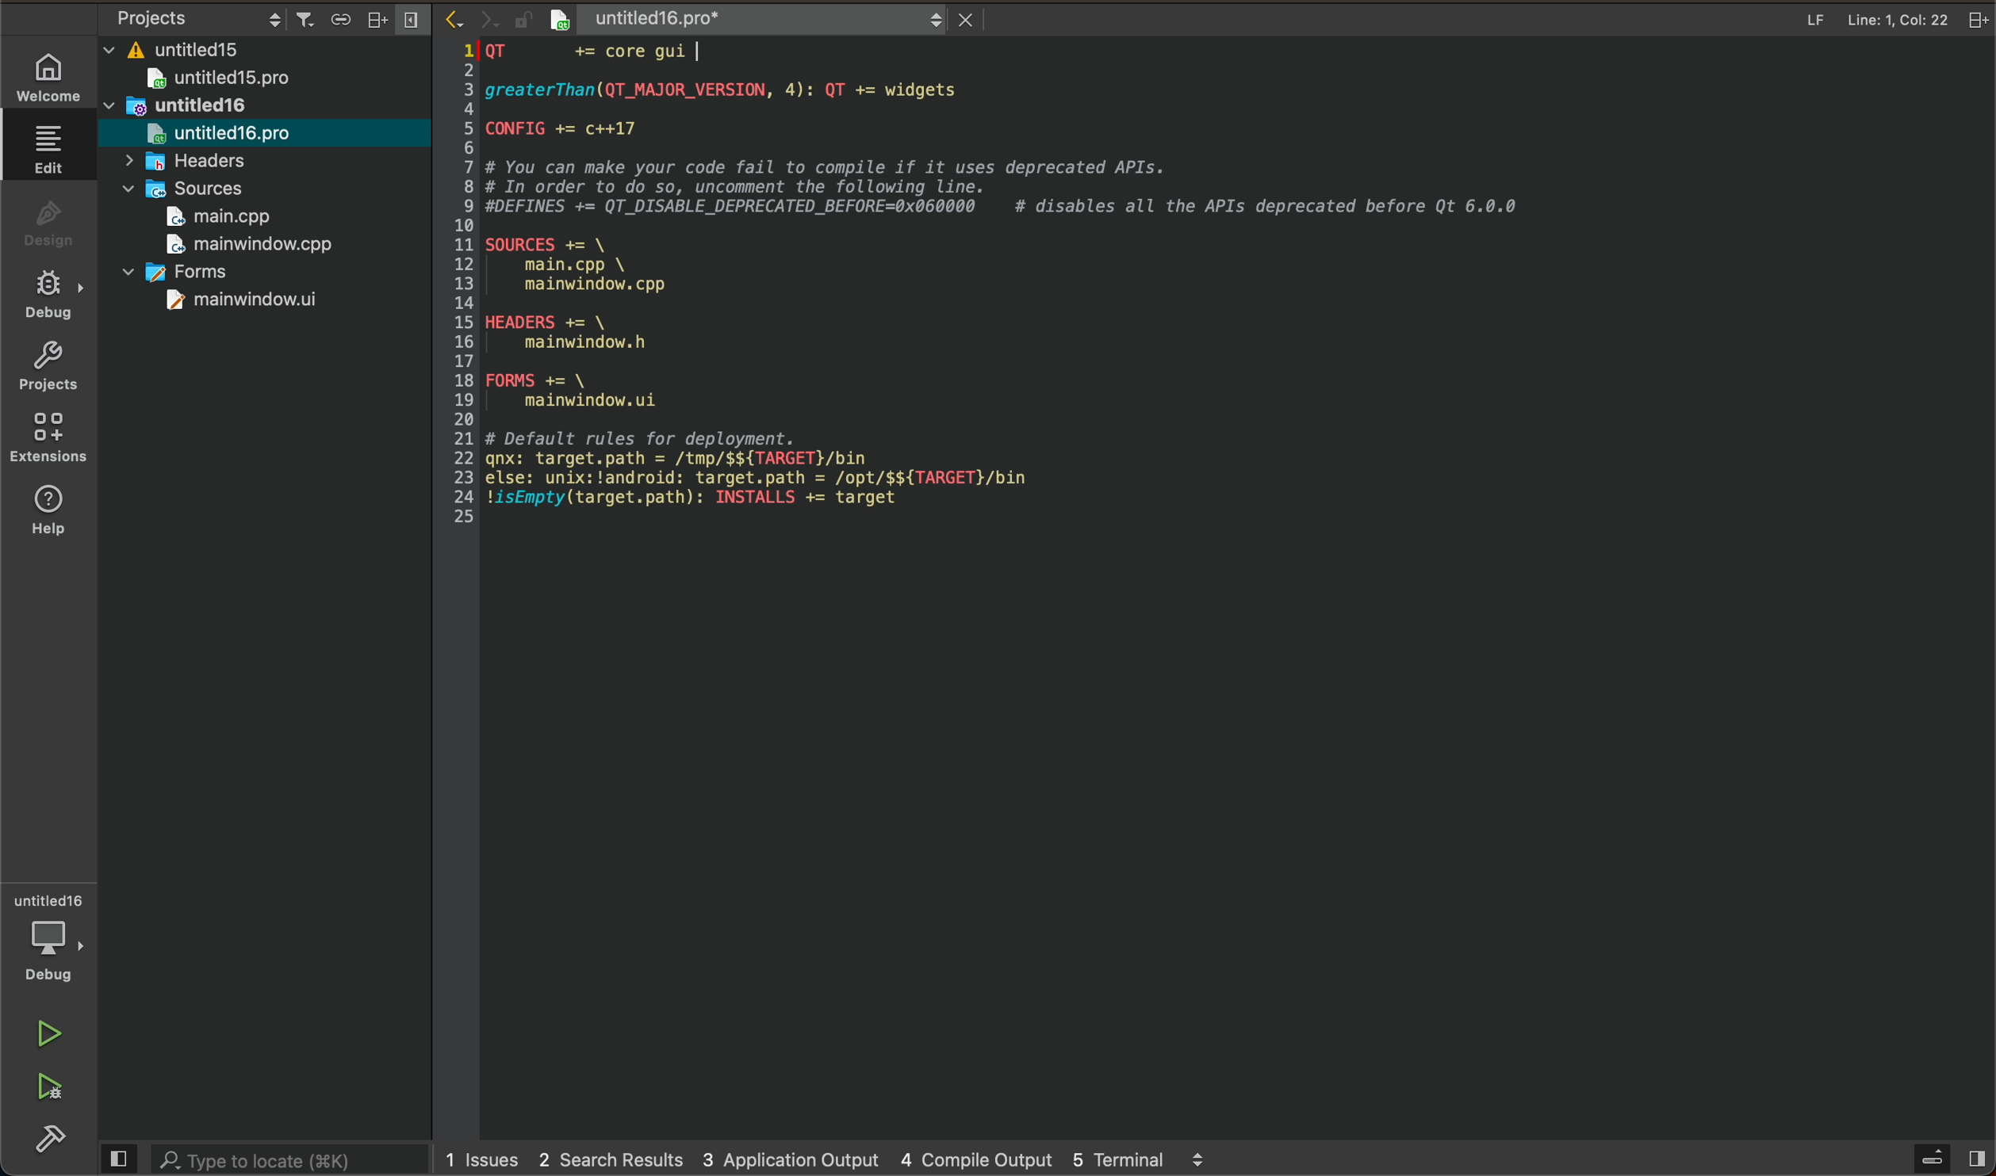 This screenshot has width=1996, height=1176. I want to click on project settings , so click(256, 17).